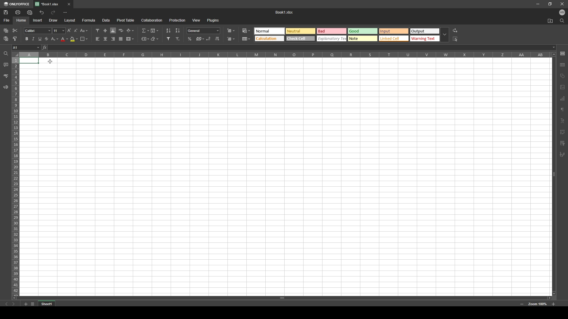 This screenshot has height=319, width=568. I want to click on paste, so click(6, 39).